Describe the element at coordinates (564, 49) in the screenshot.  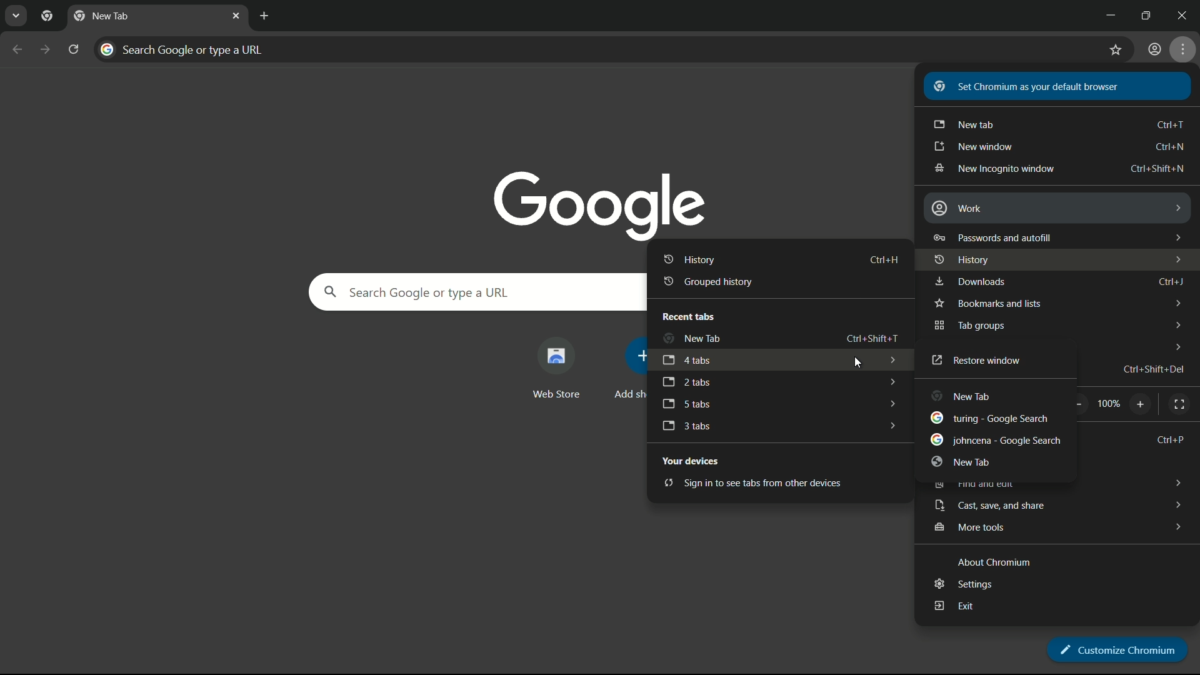
I see `search google or type a url` at that location.